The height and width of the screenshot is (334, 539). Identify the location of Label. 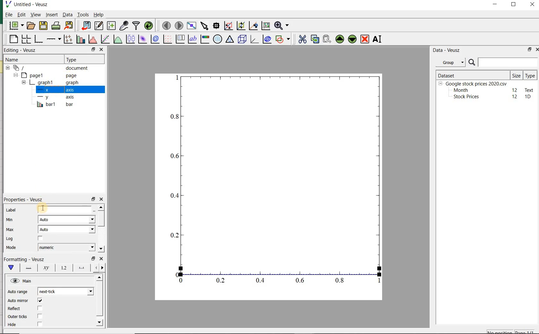
(12, 211).